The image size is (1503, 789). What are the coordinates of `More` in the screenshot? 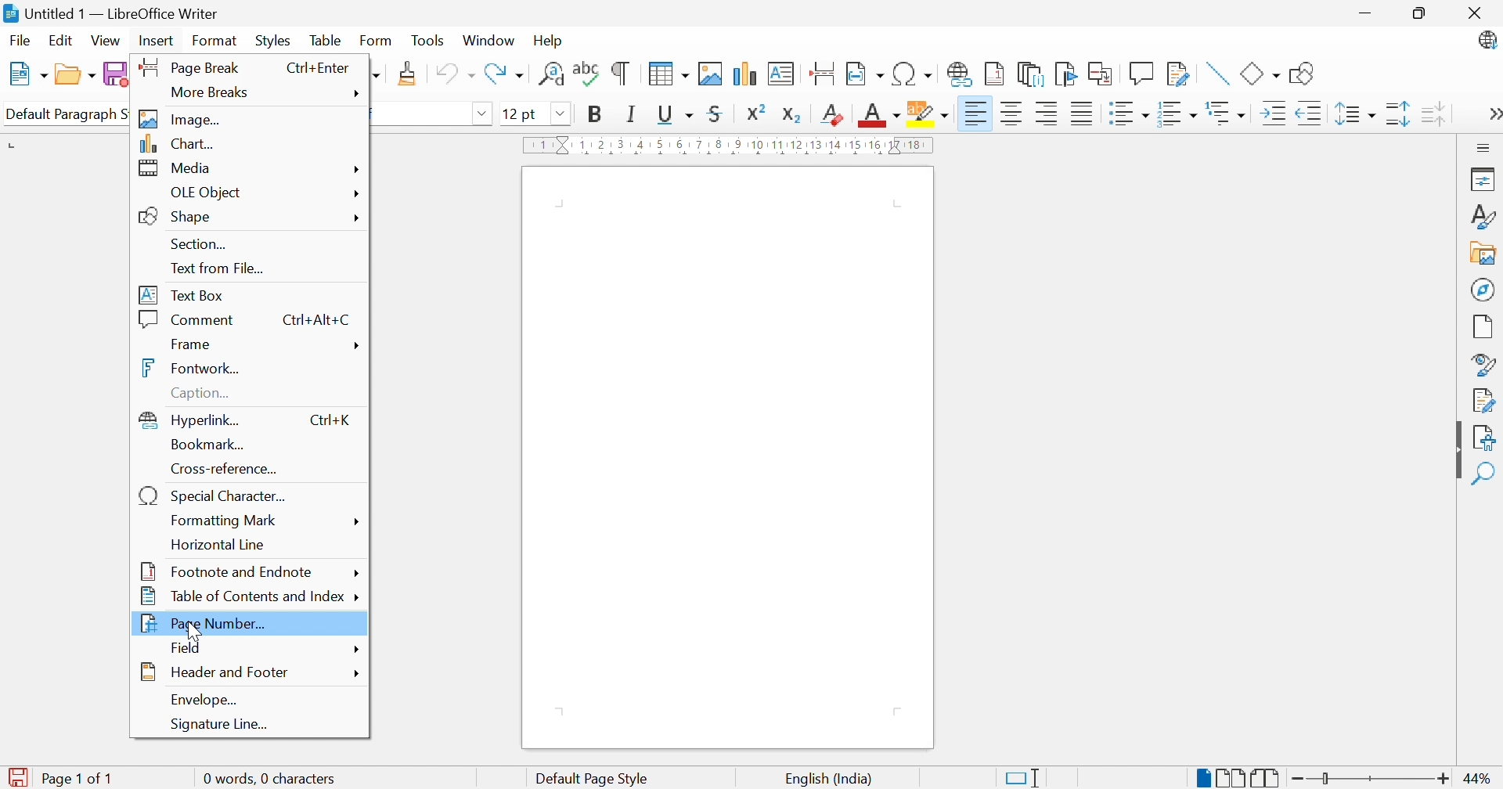 It's located at (360, 597).